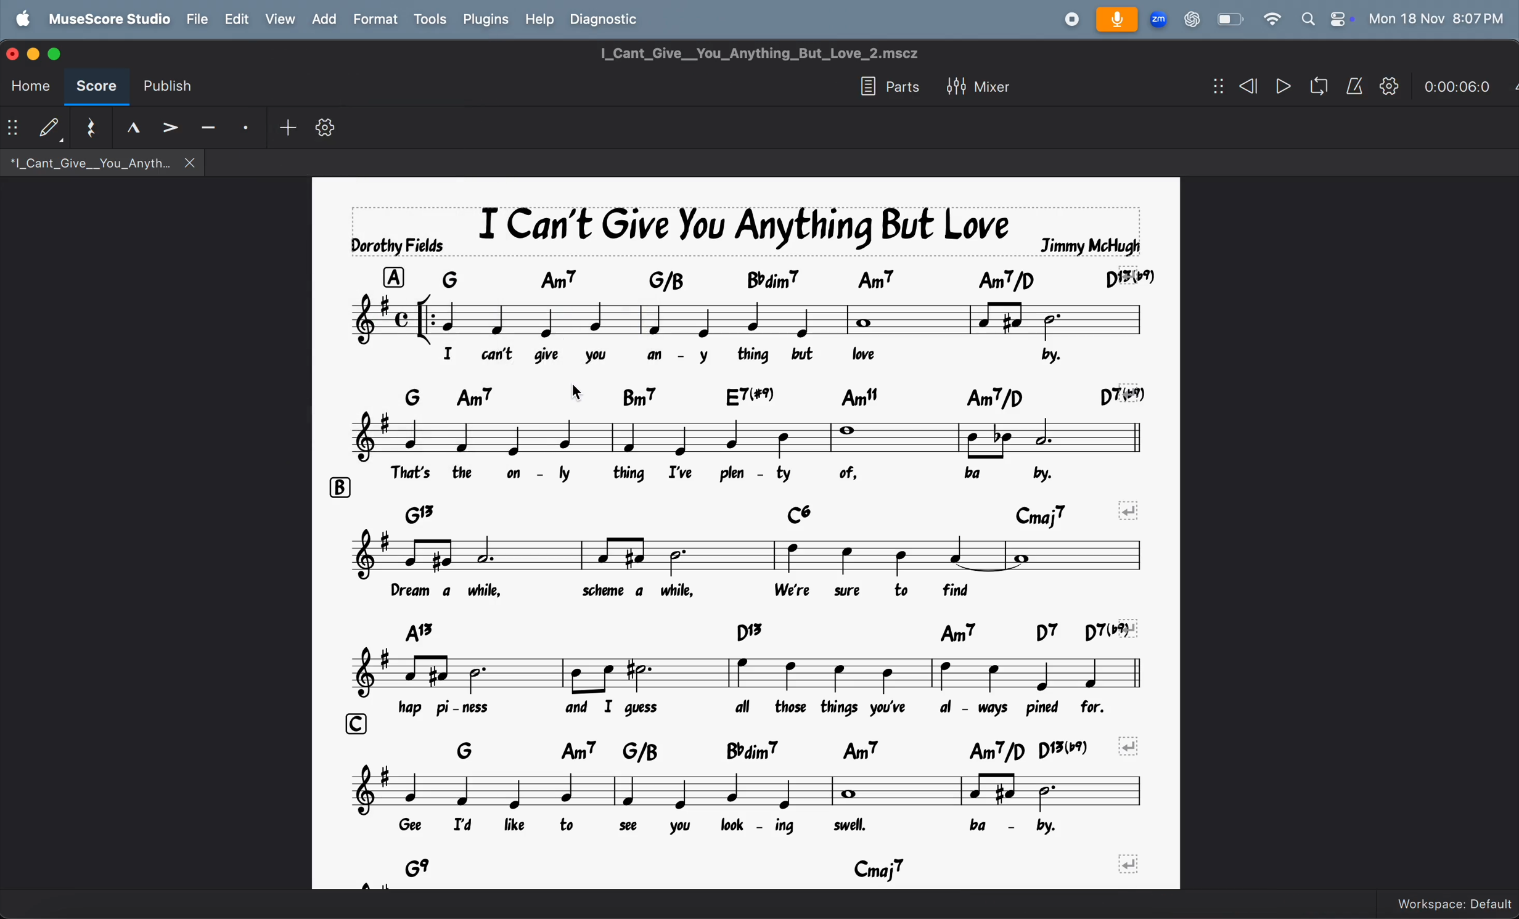 The width and height of the screenshot is (1519, 919). What do you see at coordinates (745, 395) in the screenshot?
I see `chord symbol` at bounding box center [745, 395].